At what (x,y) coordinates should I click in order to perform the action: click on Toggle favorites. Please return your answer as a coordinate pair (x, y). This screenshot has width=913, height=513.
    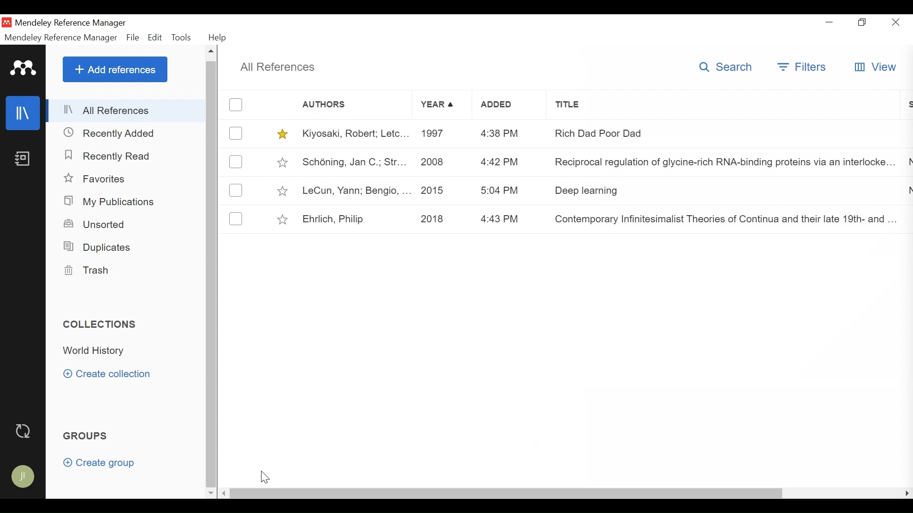
    Looking at the image, I should click on (284, 163).